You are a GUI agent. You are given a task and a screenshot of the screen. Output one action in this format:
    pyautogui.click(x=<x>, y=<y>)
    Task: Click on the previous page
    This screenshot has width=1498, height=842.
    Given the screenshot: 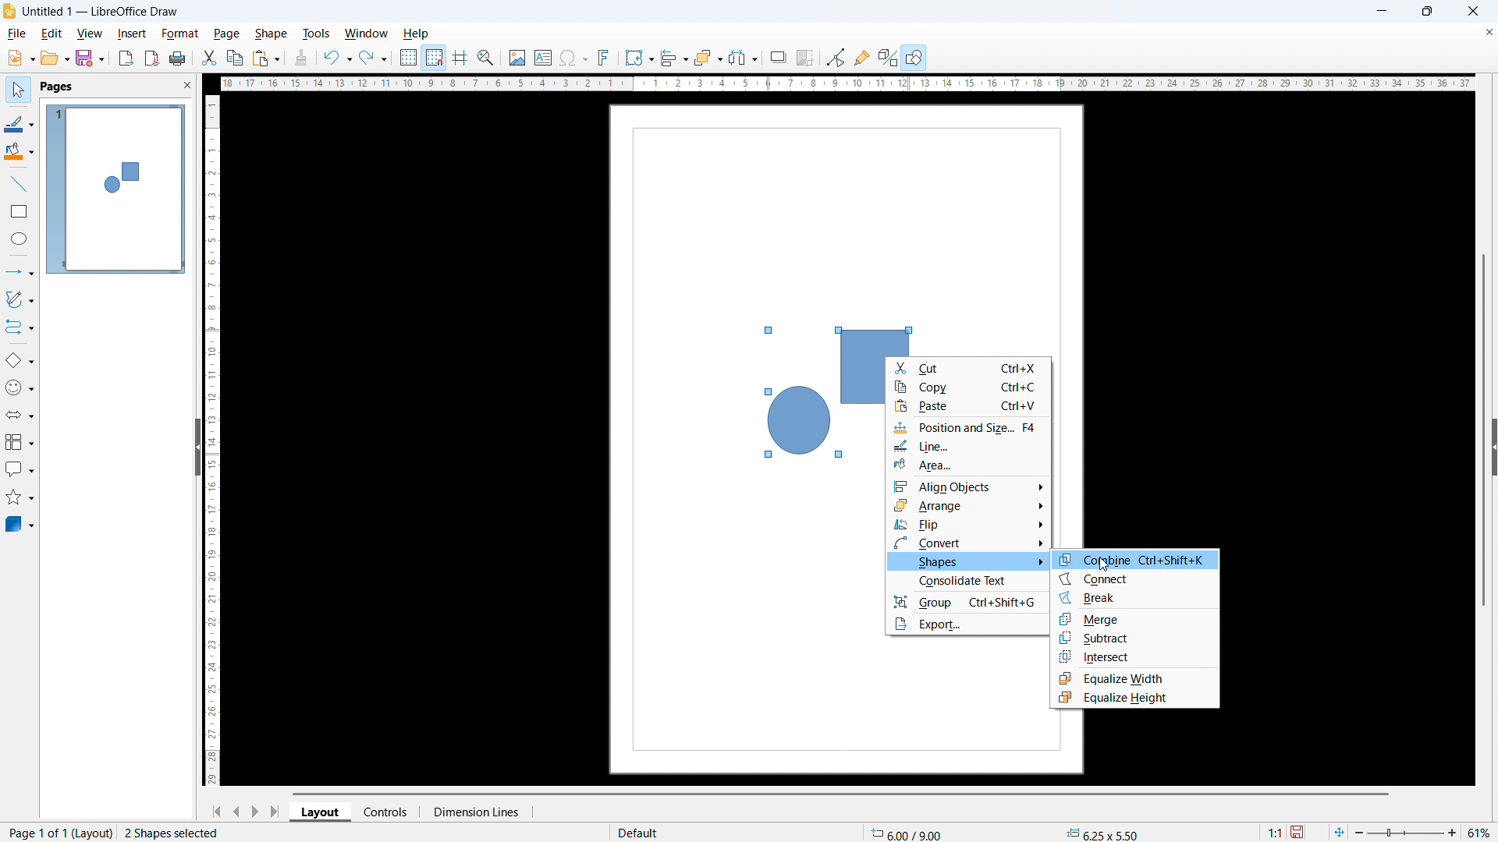 What is the action you would take?
    pyautogui.click(x=237, y=812)
    